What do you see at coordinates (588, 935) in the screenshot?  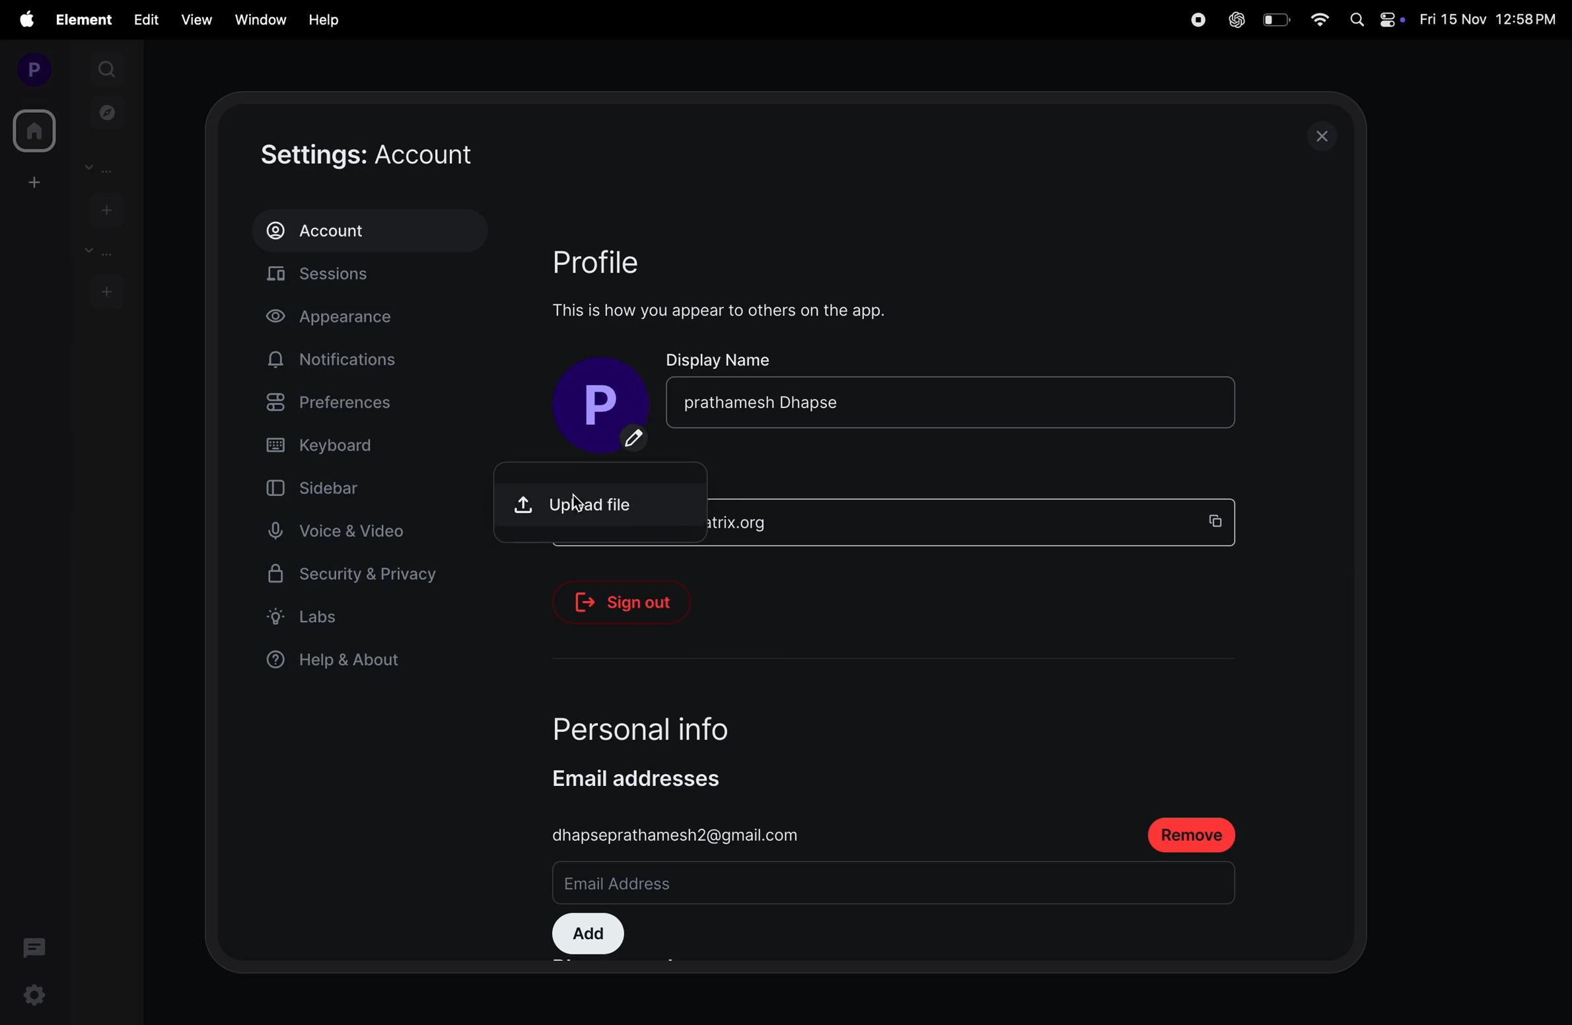 I see `add` at bounding box center [588, 935].